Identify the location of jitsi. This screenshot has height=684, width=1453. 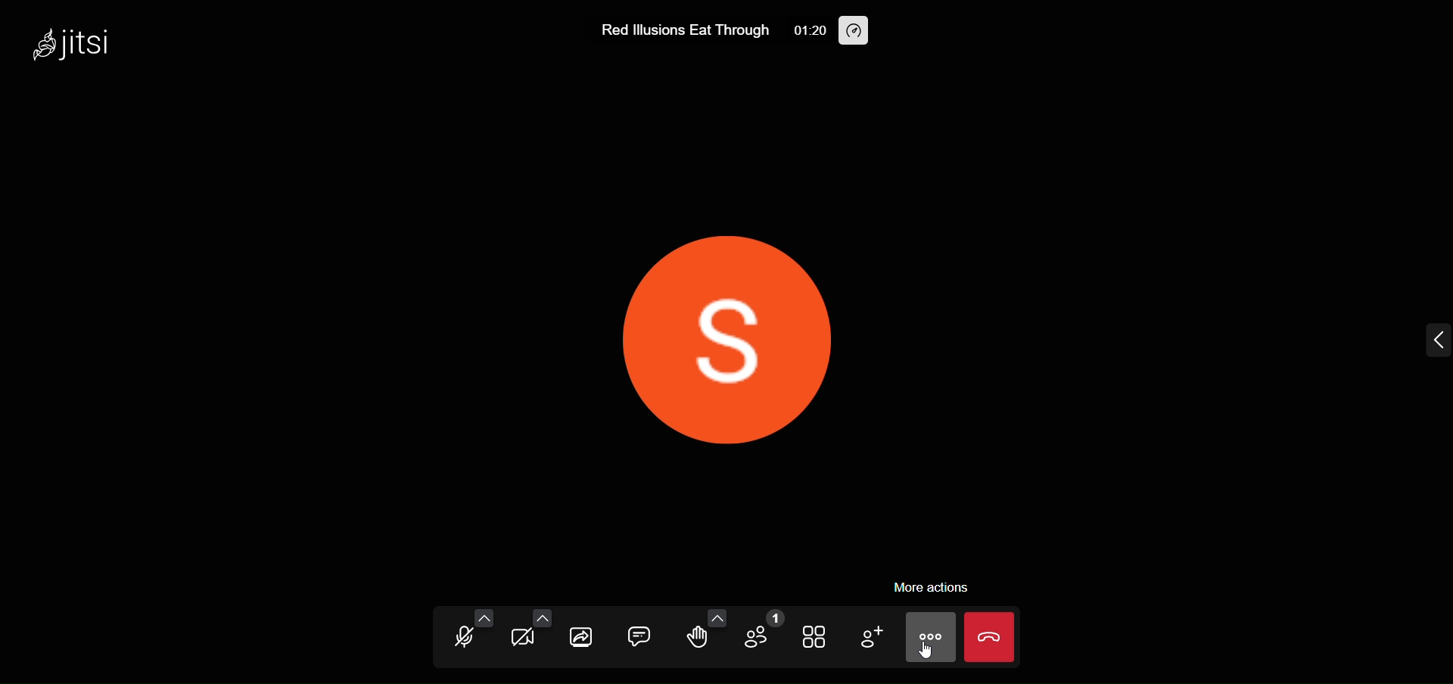
(77, 42).